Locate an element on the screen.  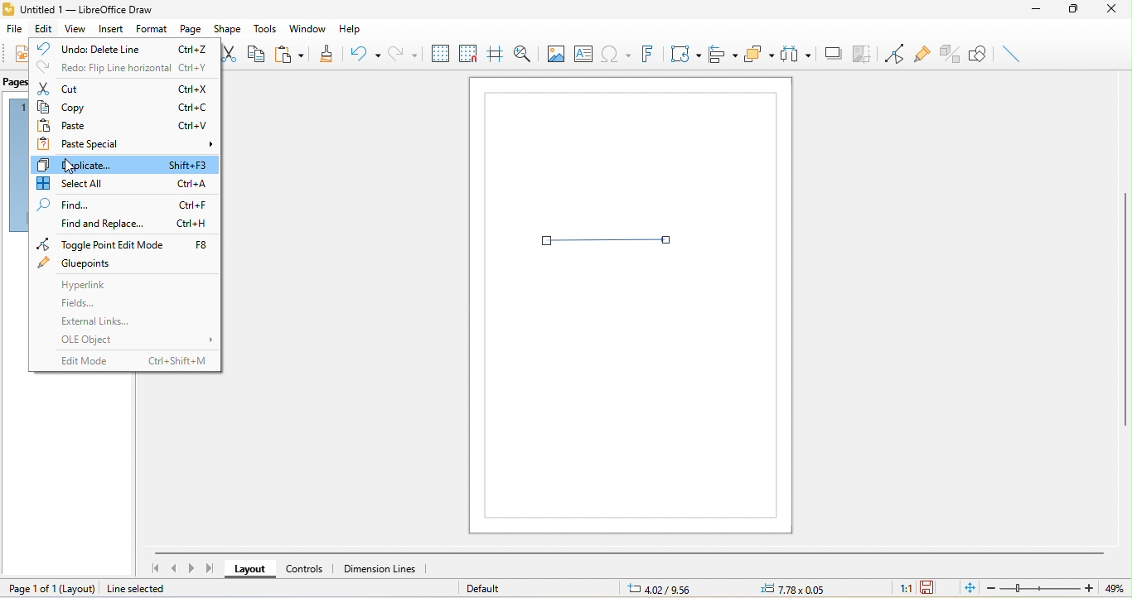
font work text is located at coordinates (646, 54).